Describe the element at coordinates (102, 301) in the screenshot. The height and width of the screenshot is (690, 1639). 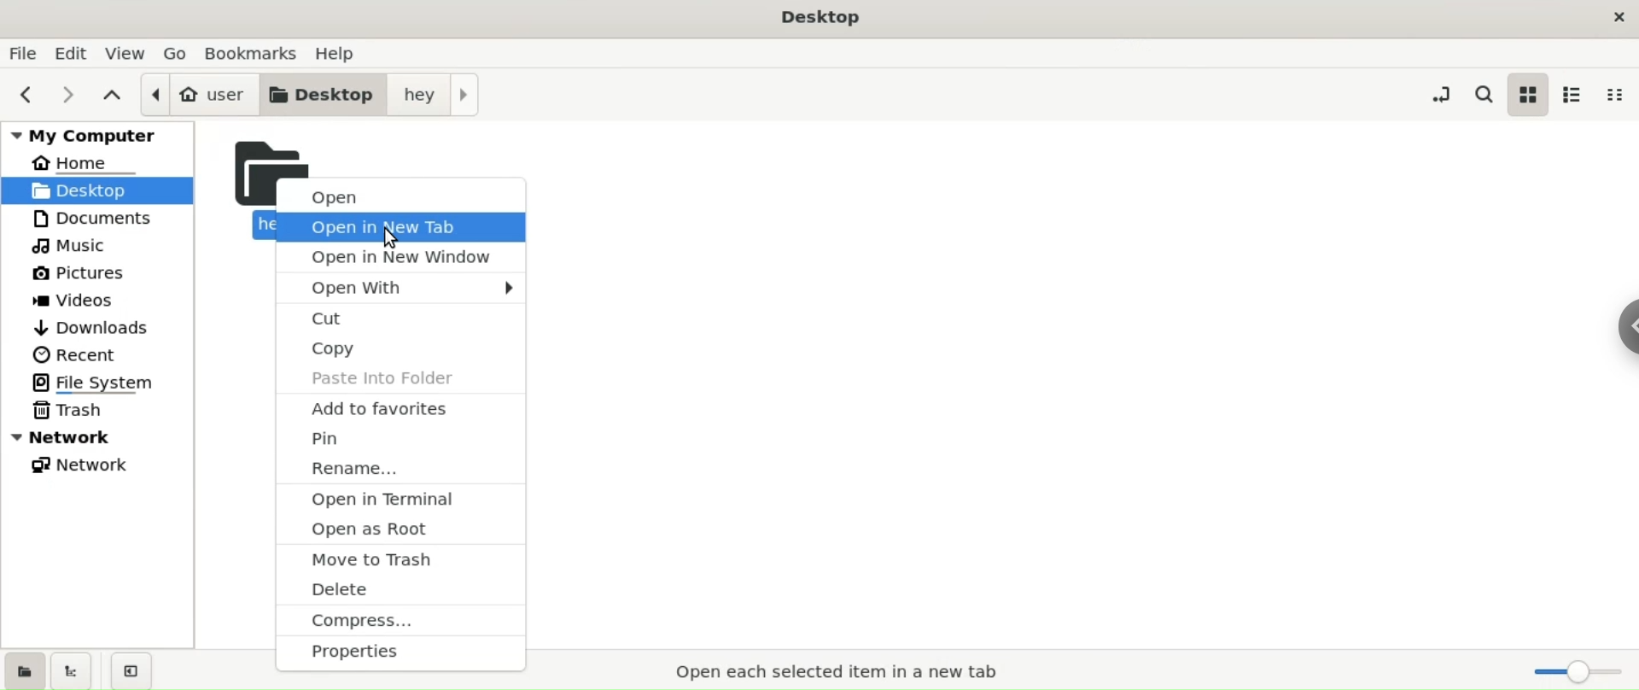
I see `videos` at that location.